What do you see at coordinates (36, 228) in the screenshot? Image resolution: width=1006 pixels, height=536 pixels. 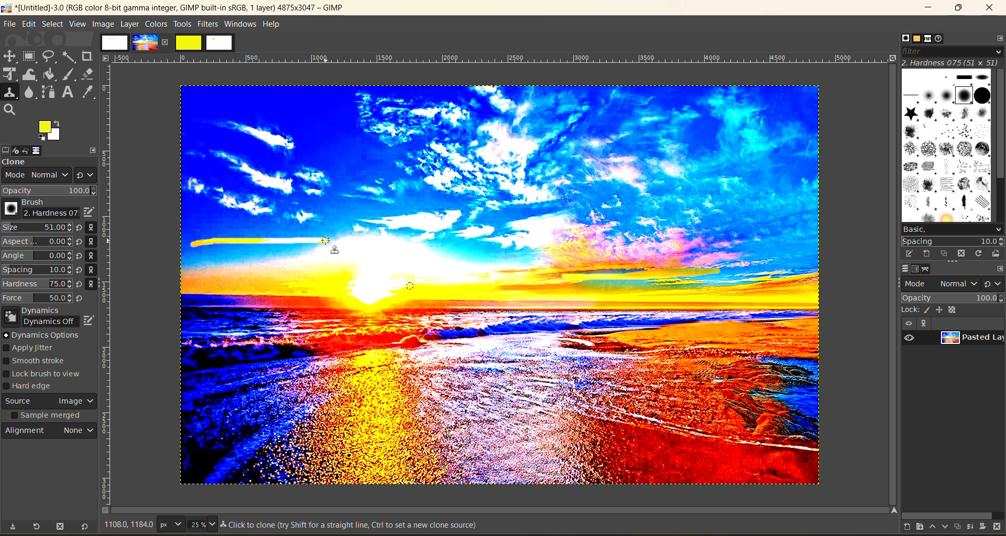 I see `Size 51.00` at bounding box center [36, 228].